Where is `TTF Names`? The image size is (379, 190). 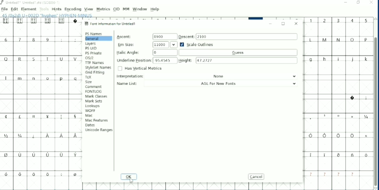
TTF Names is located at coordinates (95, 63).